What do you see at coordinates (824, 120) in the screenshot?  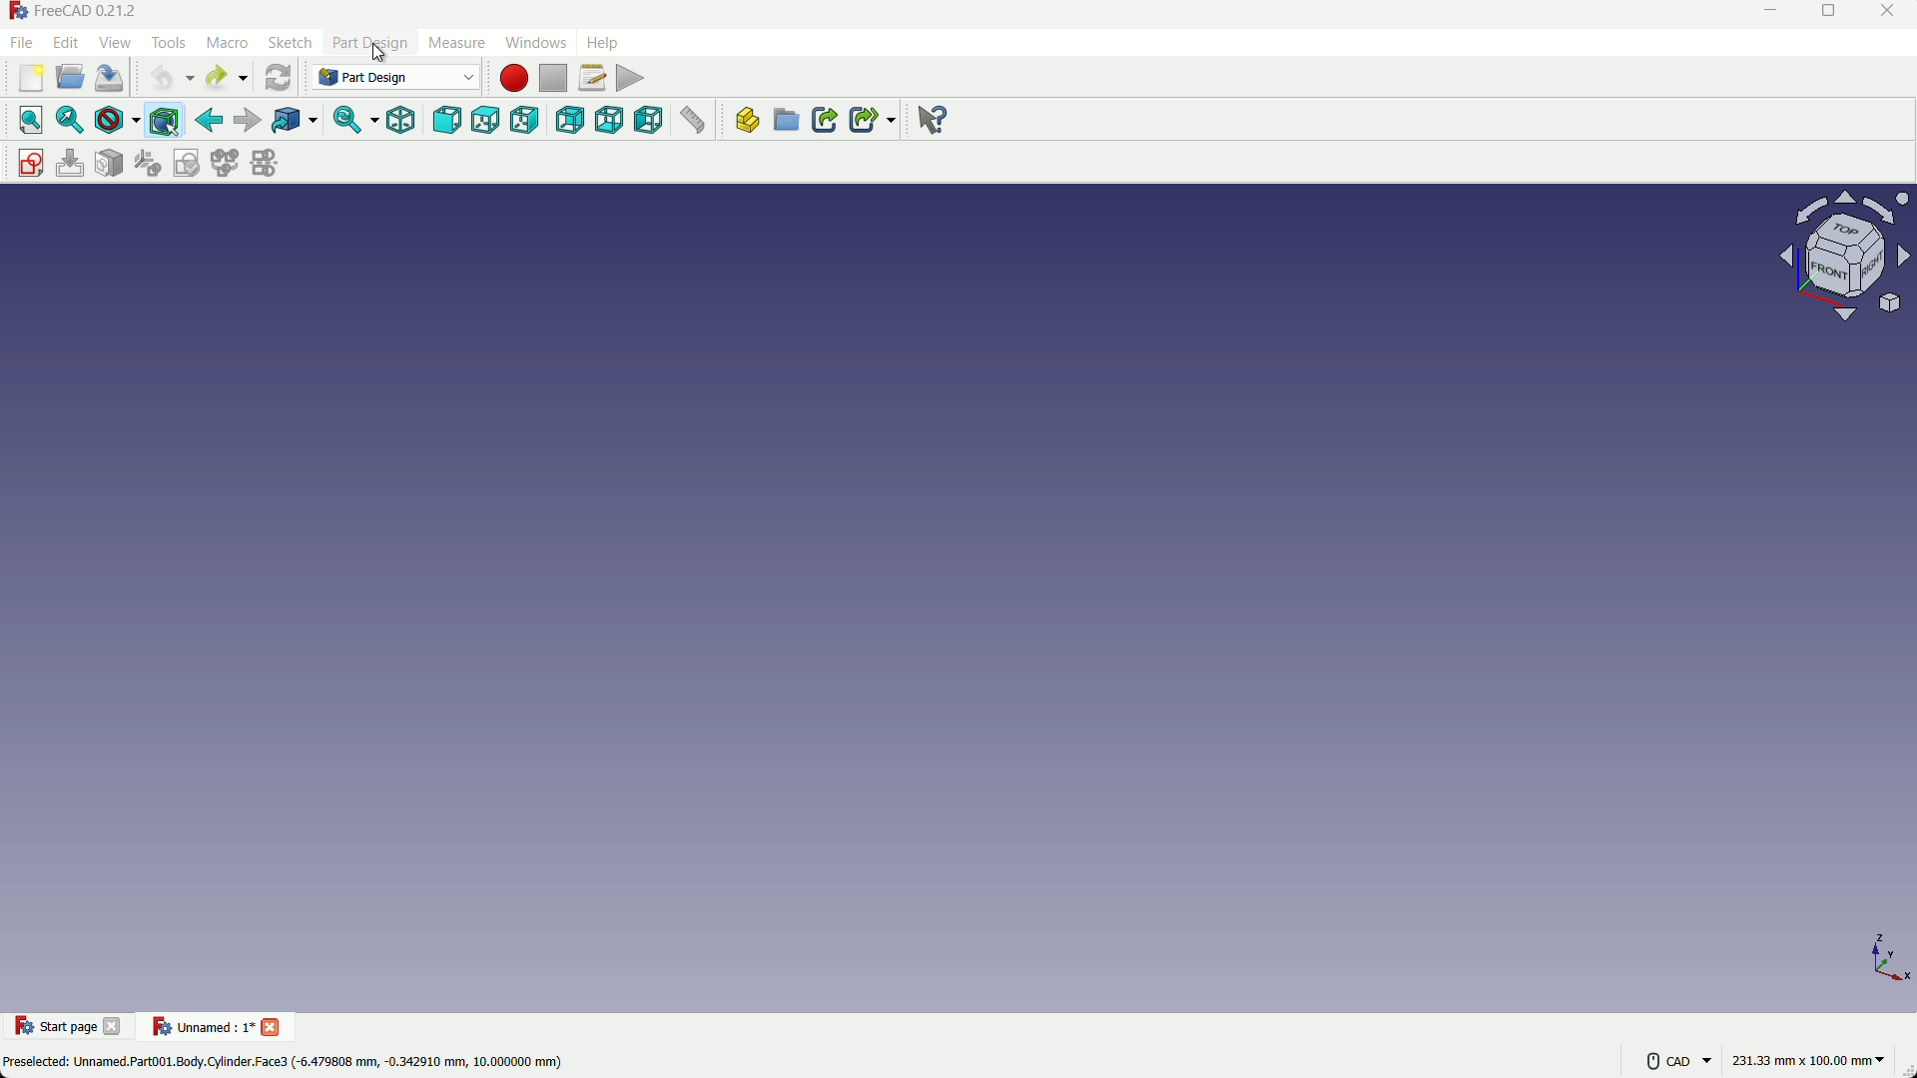 I see `create link` at bounding box center [824, 120].